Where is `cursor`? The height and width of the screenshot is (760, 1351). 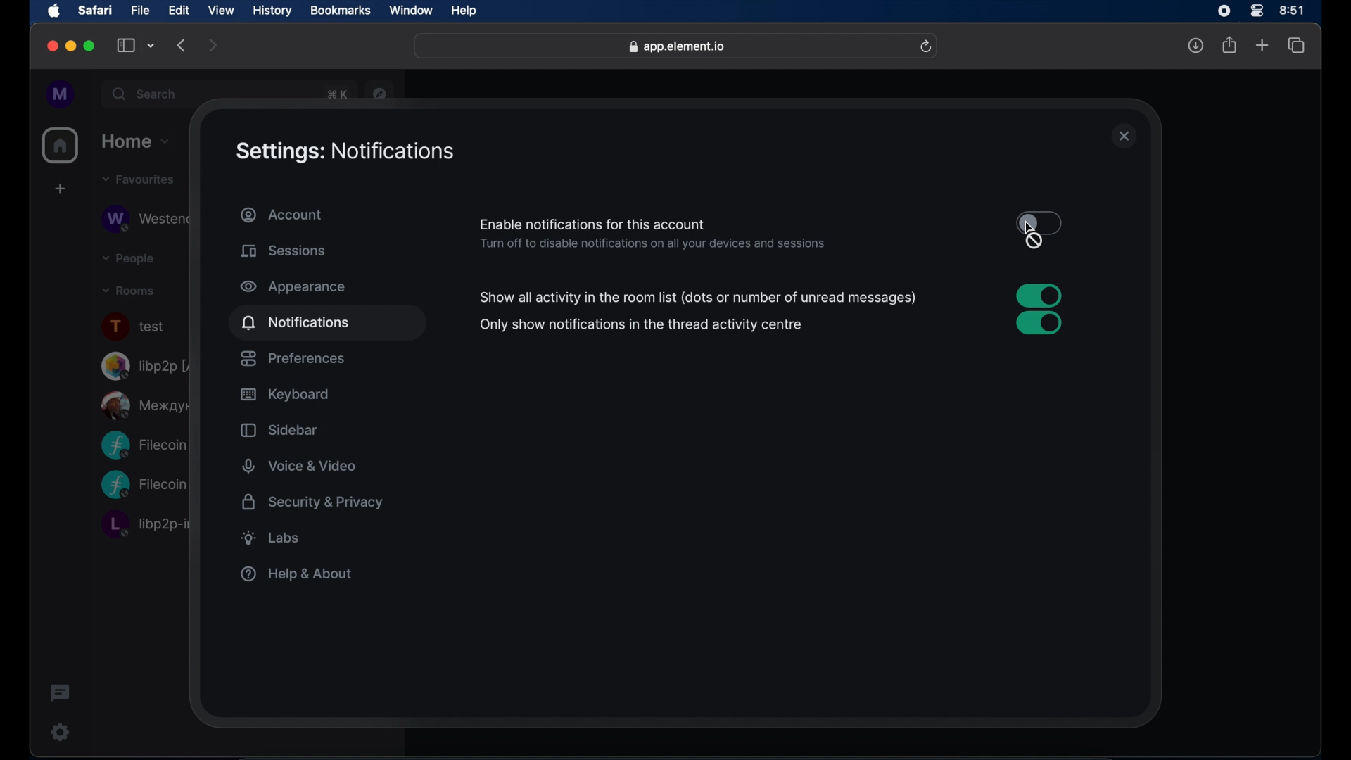 cursor is located at coordinates (1035, 236).